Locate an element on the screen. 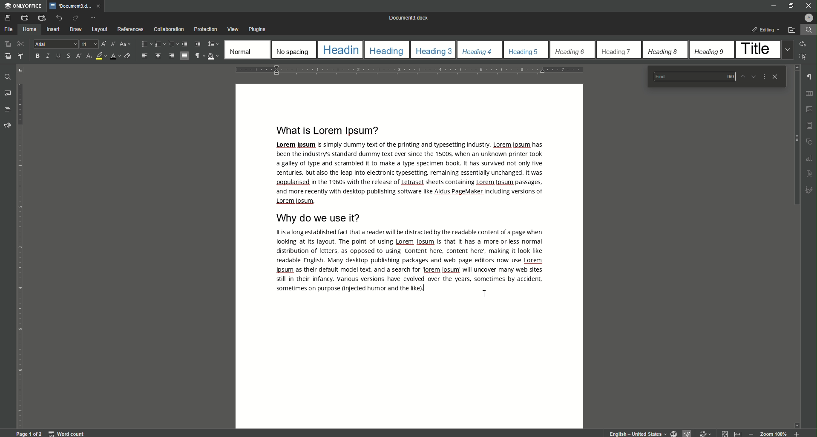  Superscript is located at coordinates (78, 58).